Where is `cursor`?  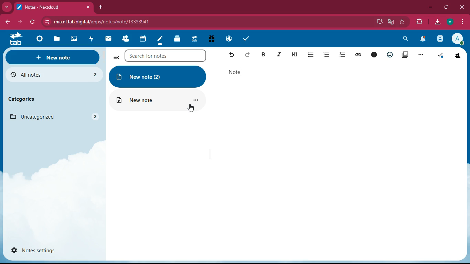 cursor is located at coordinates (191, 109).